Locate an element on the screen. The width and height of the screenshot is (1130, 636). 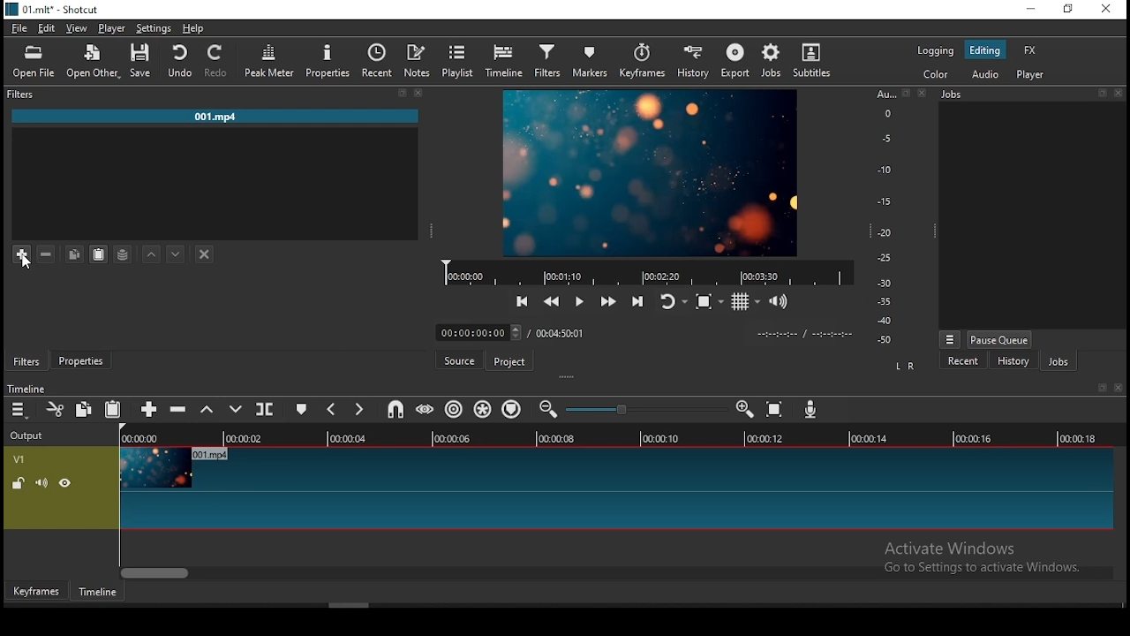
scroll is located at coordinates (568, 605).